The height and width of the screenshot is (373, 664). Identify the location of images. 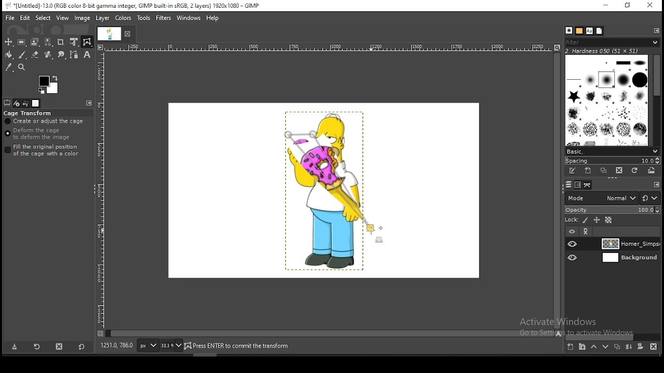
(36, 104).